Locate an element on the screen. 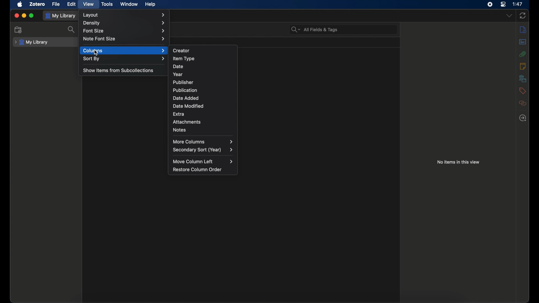 The height and width of the screenshot is (303, 539). tools is located at coordinates (107, 4).